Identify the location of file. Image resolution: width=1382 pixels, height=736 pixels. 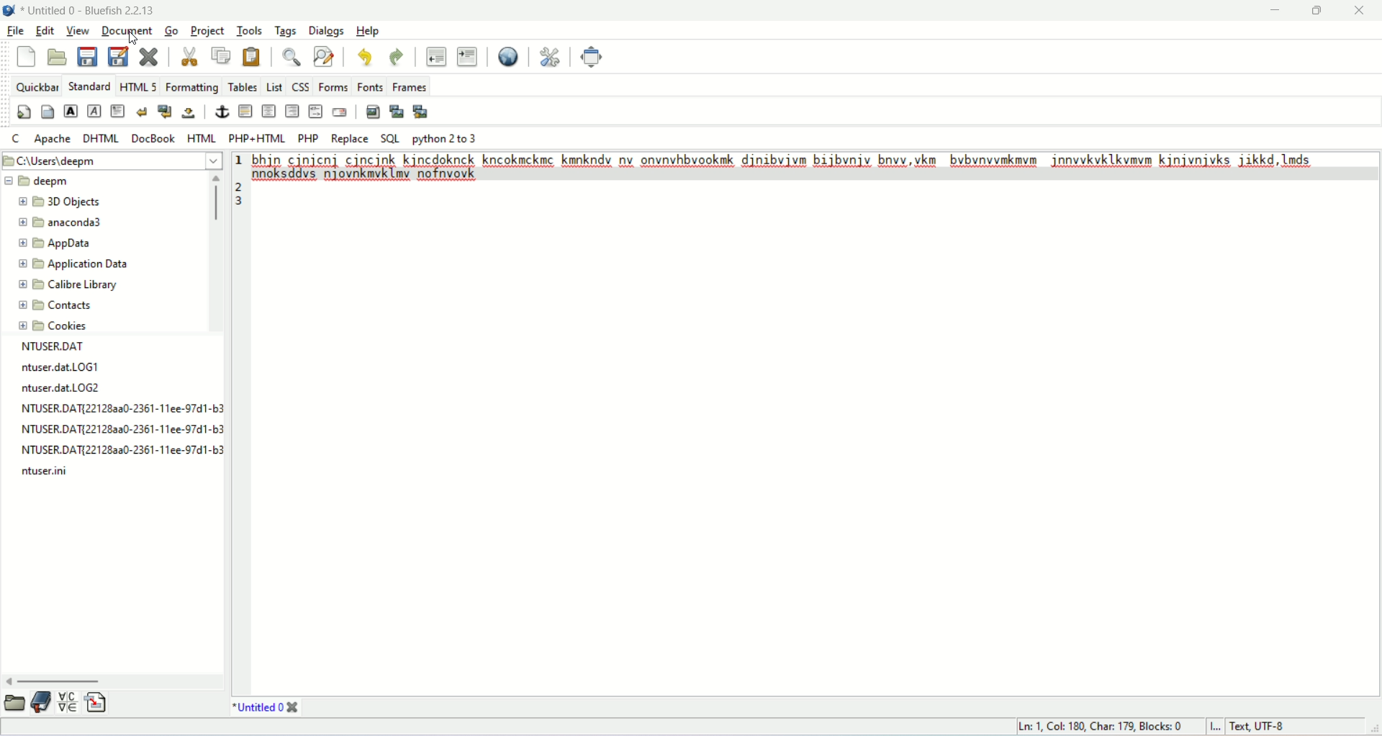
(18, 32).